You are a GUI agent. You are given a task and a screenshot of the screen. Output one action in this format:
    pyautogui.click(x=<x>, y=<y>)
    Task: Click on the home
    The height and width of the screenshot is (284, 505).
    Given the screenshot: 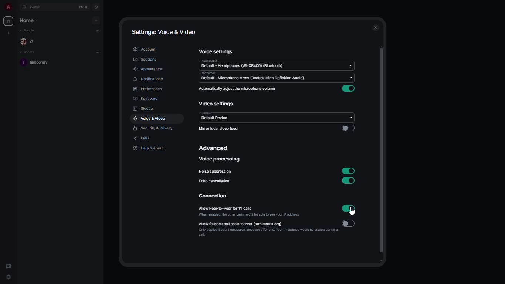 What is the action you would take?
    pyautogui.click(x=9, y=21)
    